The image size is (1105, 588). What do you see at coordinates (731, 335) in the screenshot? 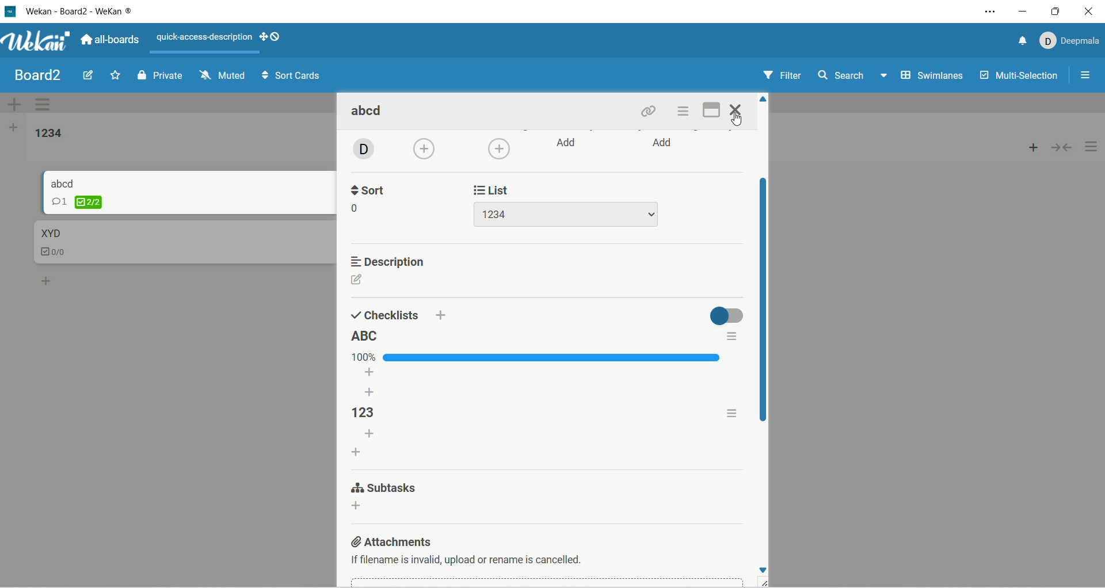
I see `options` at bounding box center [731, 335].